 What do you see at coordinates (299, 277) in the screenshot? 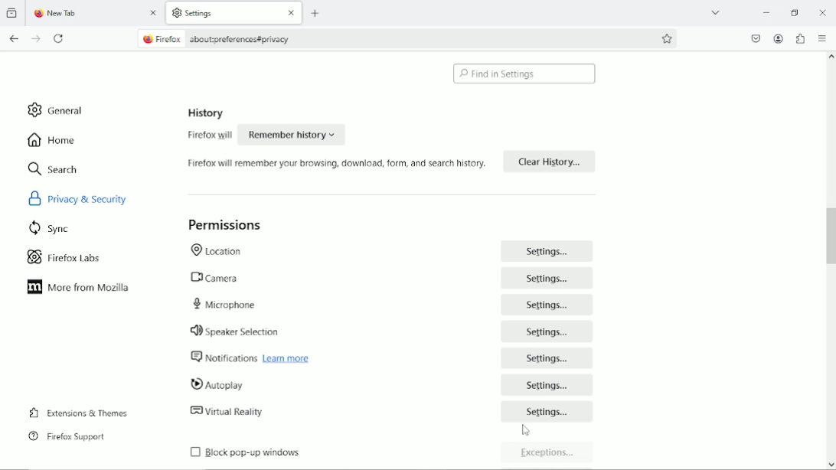
I see `camera` at bounding box center [299, 277].